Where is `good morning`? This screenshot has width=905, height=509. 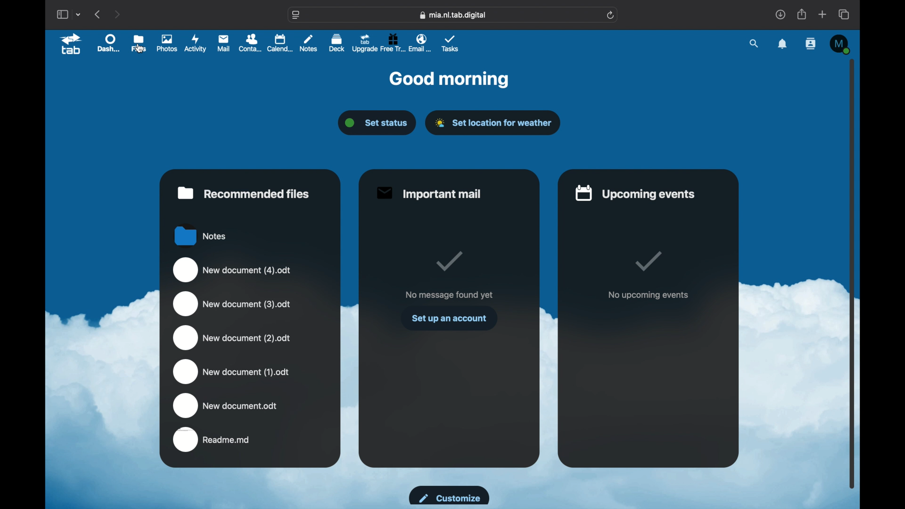
good morning is located at coordinates (450, 79).